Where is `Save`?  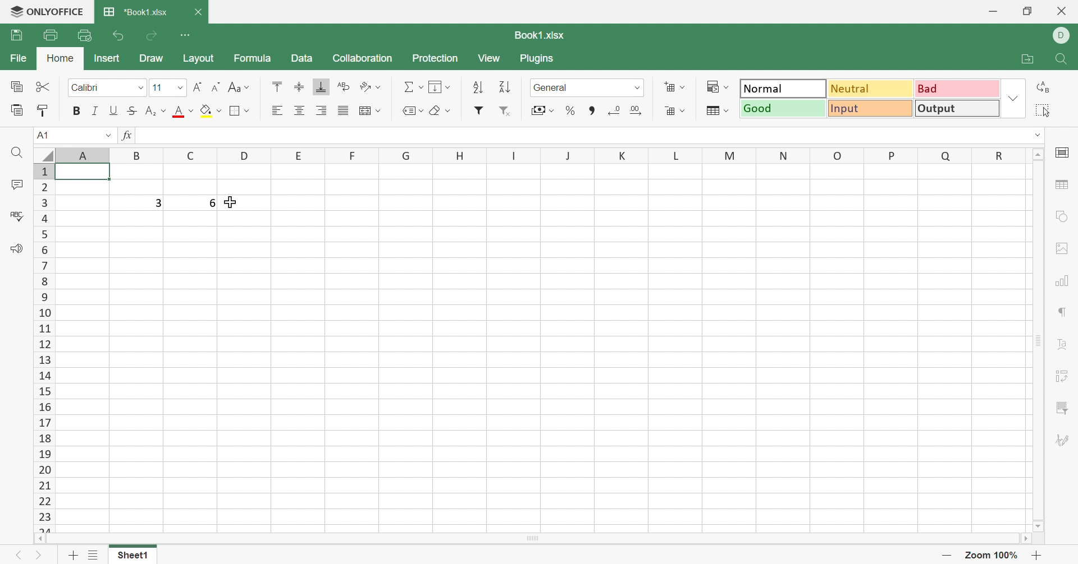 Save is located at coordinates (15, 35).